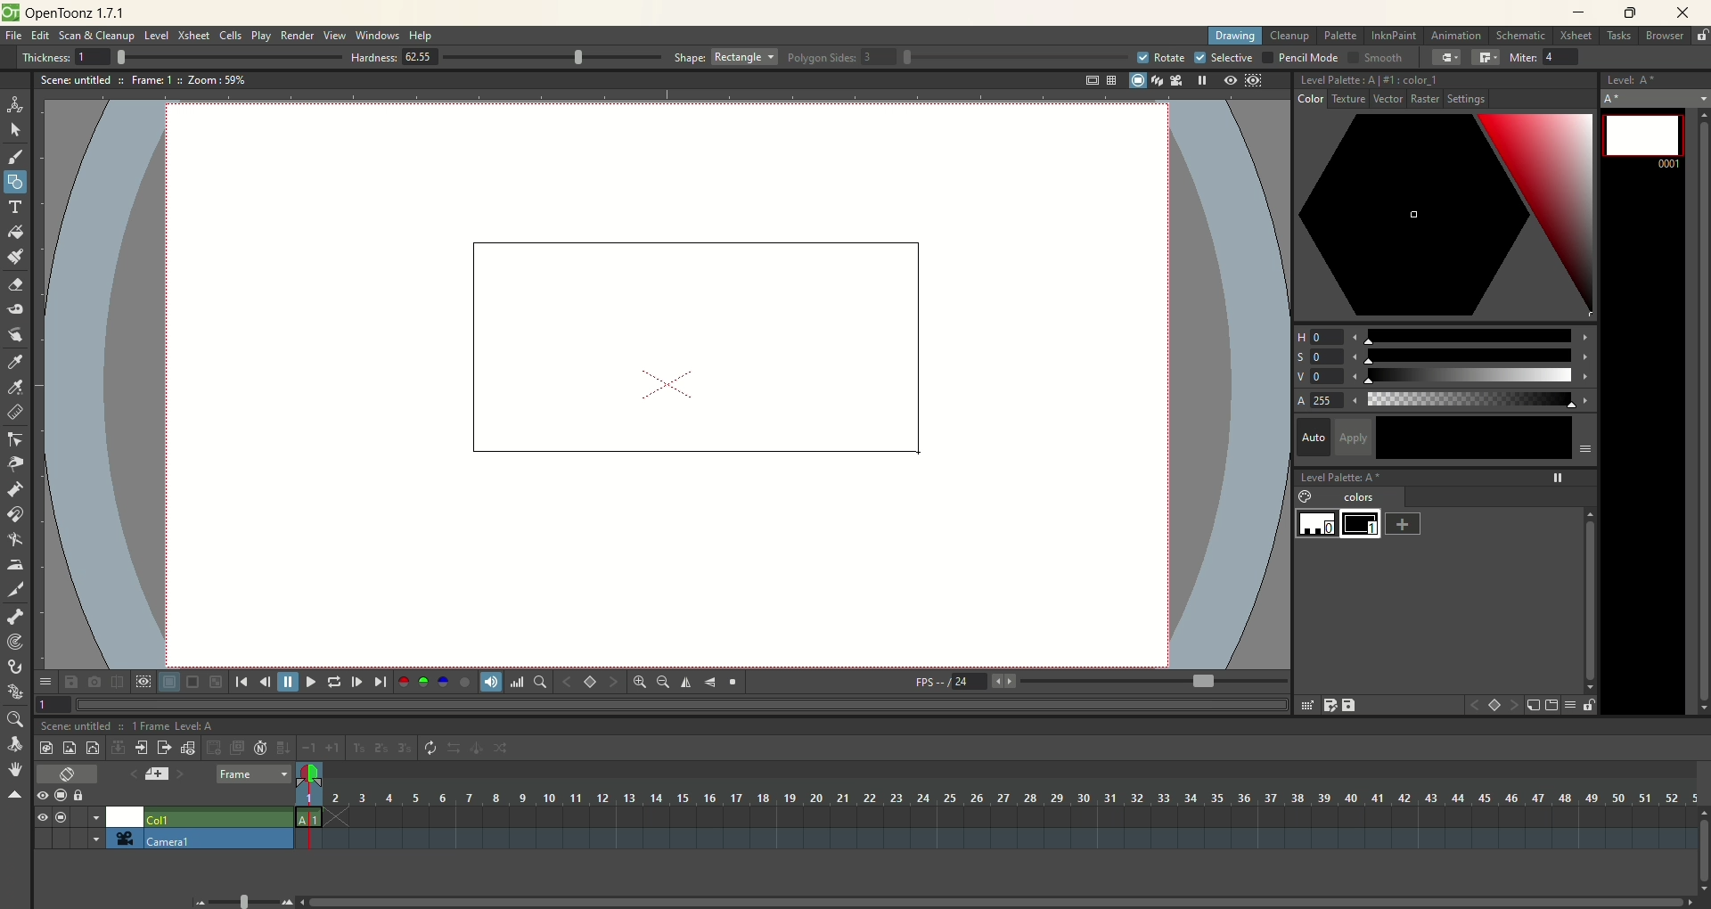 The image size is (1711, 909). I want to click on toggle onion skin, so click(307, 774).